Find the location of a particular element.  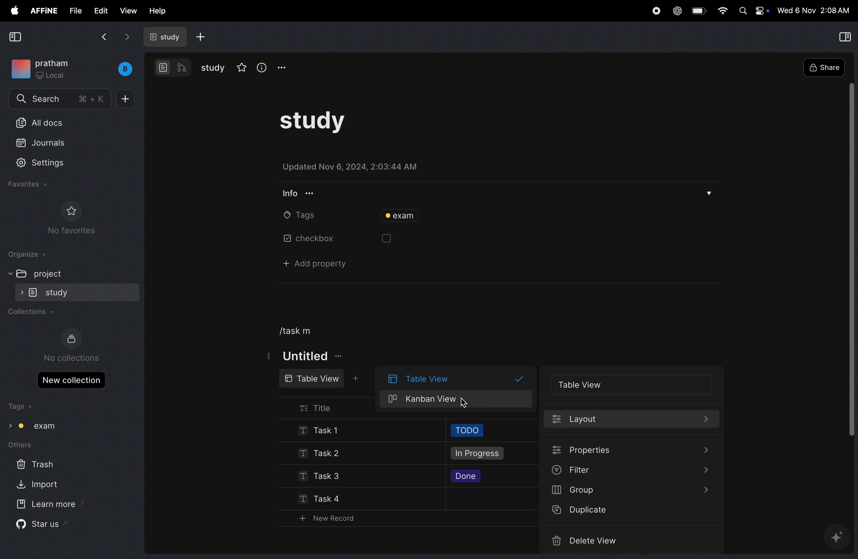

duplicate is located at coordinates (628, 510).